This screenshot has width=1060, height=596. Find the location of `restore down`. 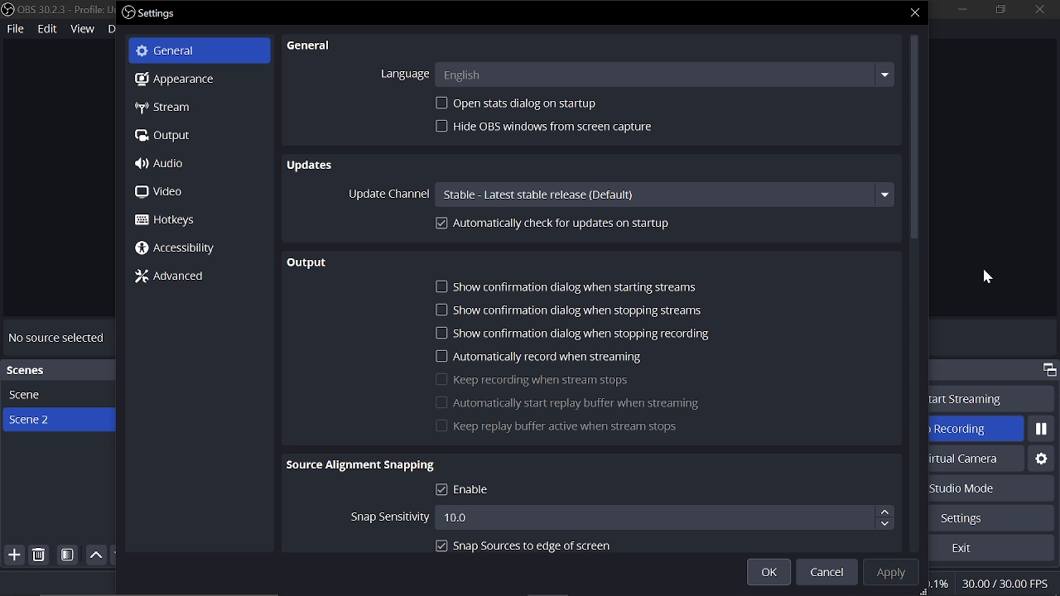

restore down is located at coordinates (997, 9).